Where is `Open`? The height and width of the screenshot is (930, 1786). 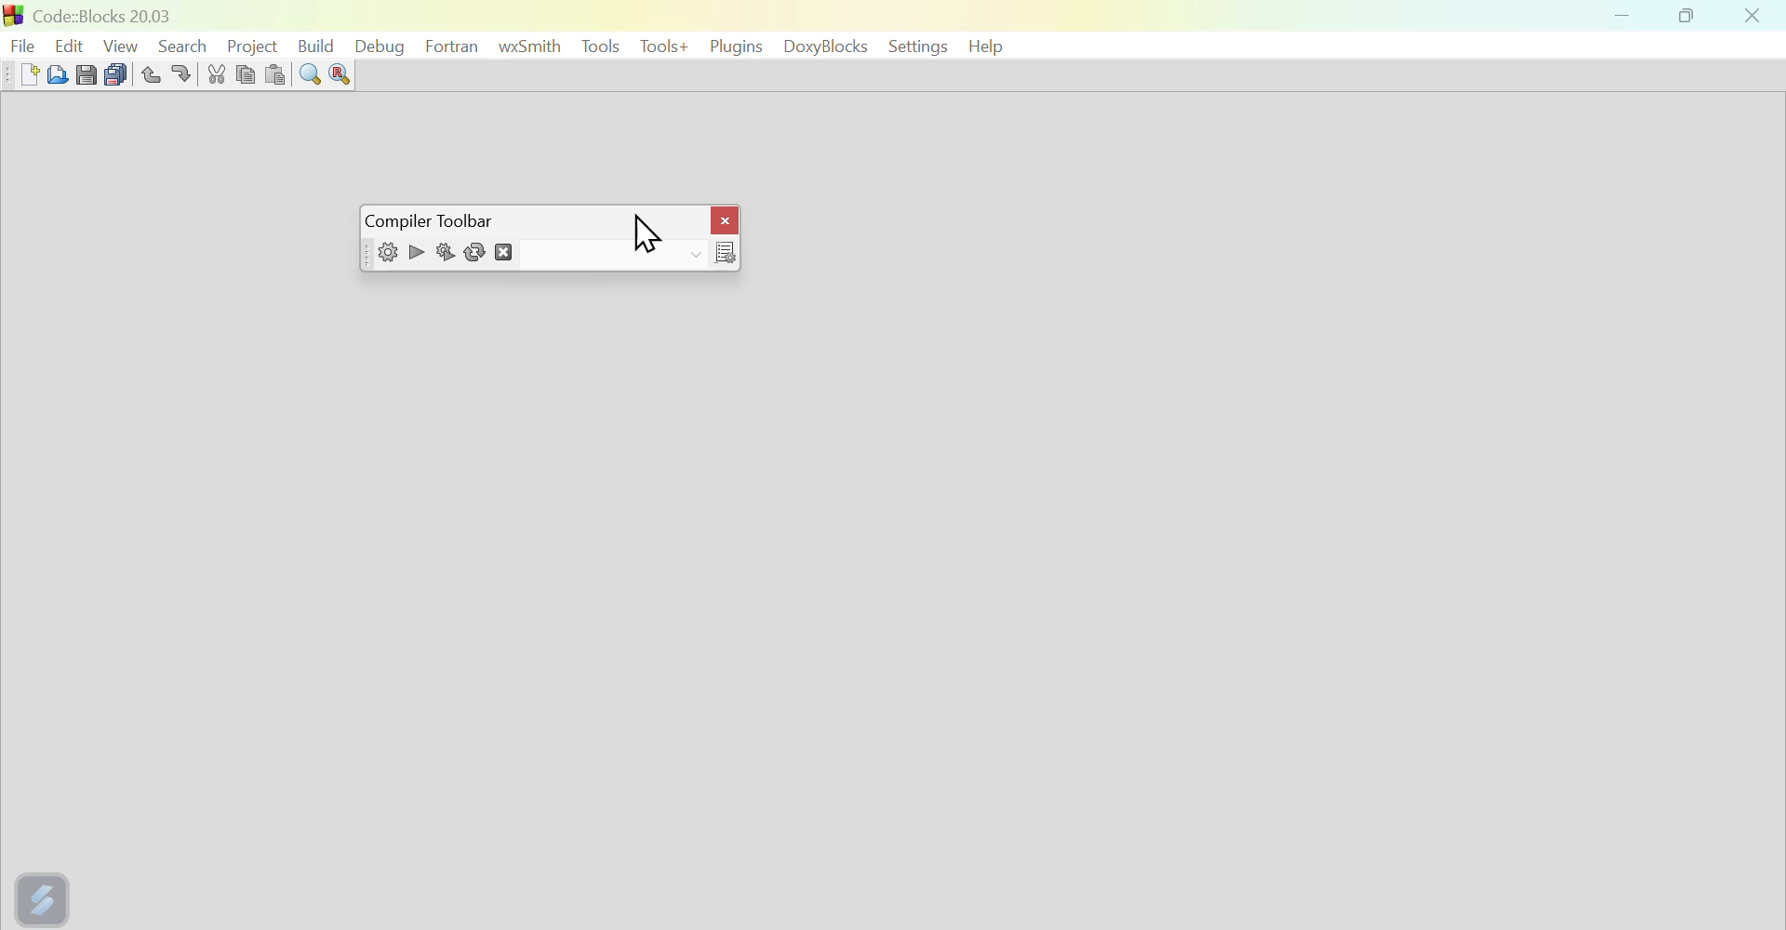
Open is located at coordinates (54, 73).